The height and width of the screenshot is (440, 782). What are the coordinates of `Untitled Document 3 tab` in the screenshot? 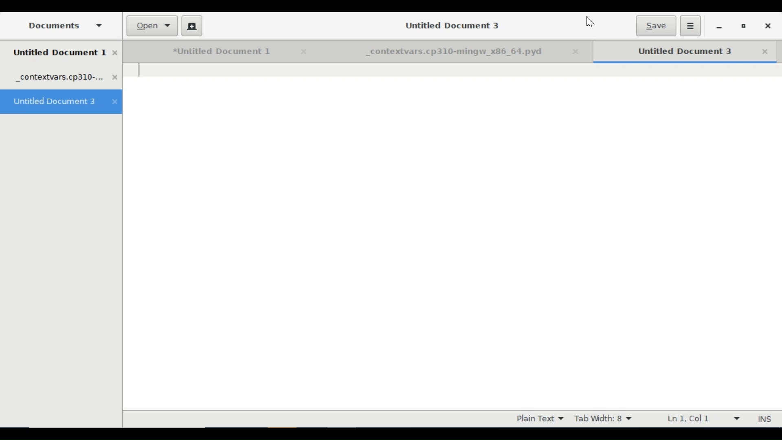 It's located at (62, 102).